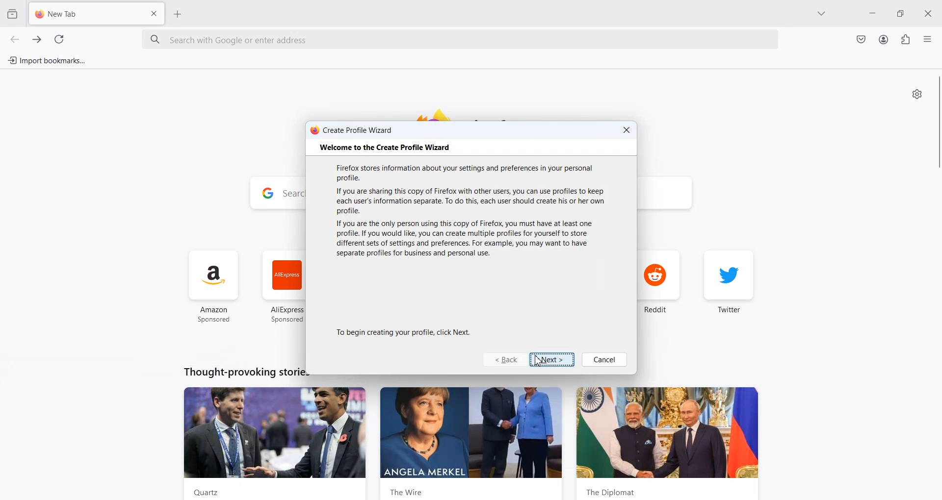  Describe the element at coordinates (725, 281) in the screenshot. I see `twitter` at that location.